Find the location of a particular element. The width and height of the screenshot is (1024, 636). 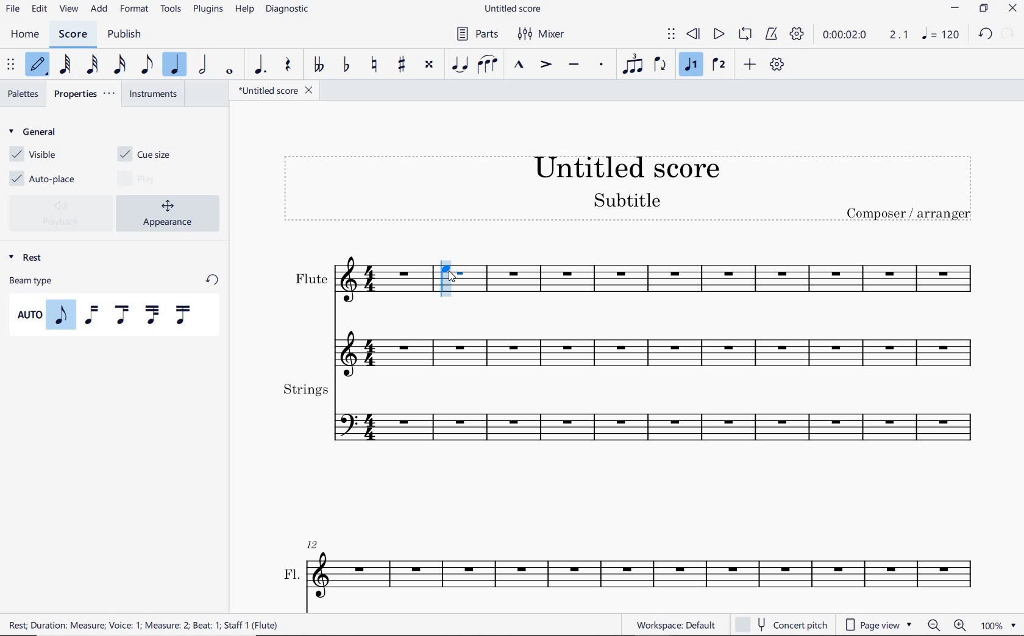

zoom out or zoom in is located at coordinates (949, 626).